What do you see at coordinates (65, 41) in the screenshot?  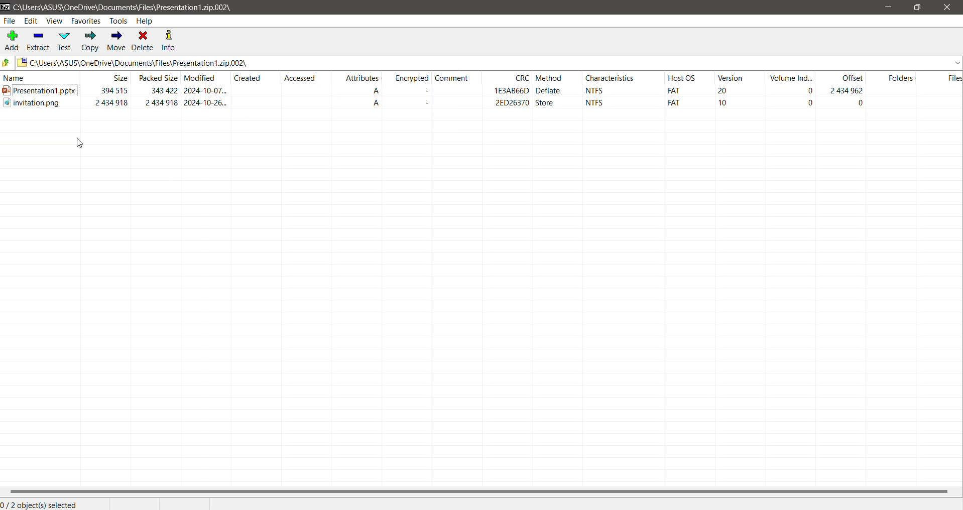 I see `Test` at bounding box center [65, 41].